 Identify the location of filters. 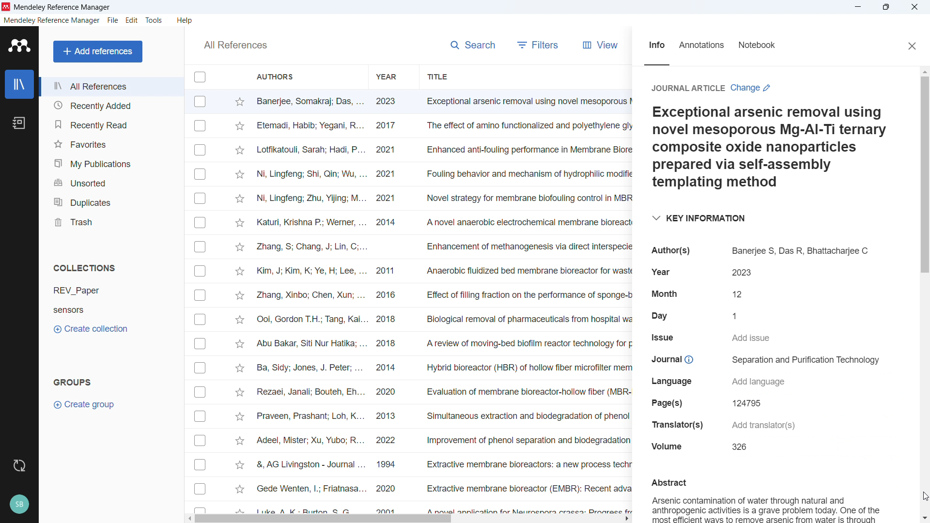
(540, 45).